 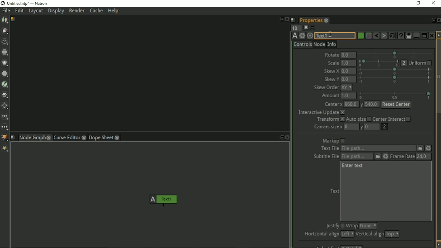 I want to click on Script, so click(x=294, y=20).